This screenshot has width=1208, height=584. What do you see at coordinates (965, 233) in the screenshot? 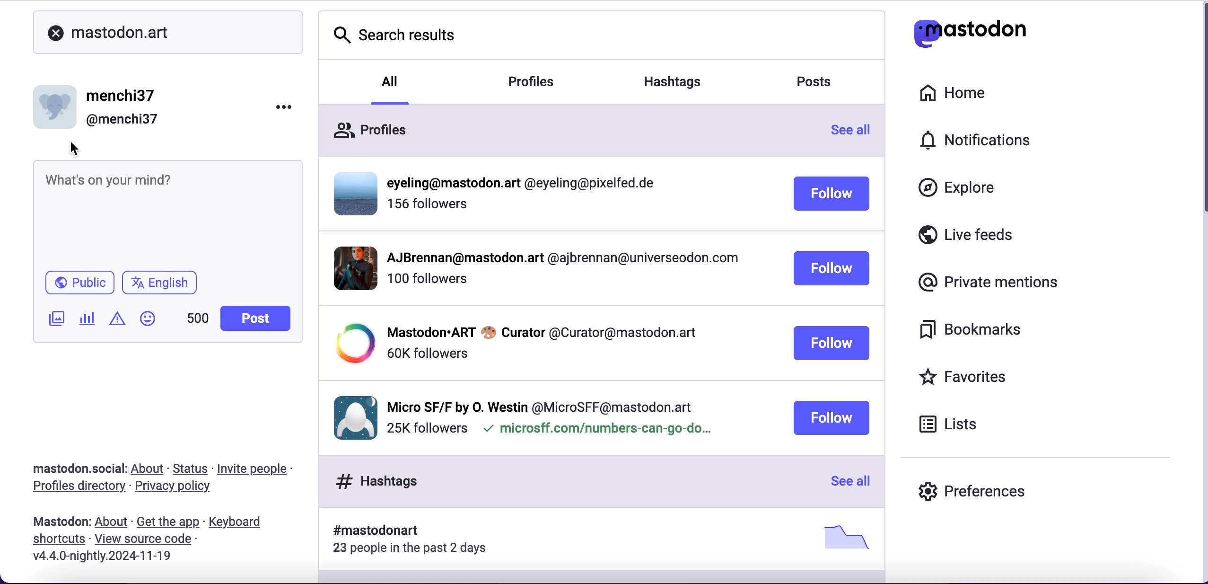
I see `live feeds` at bounding box center [965, 233].